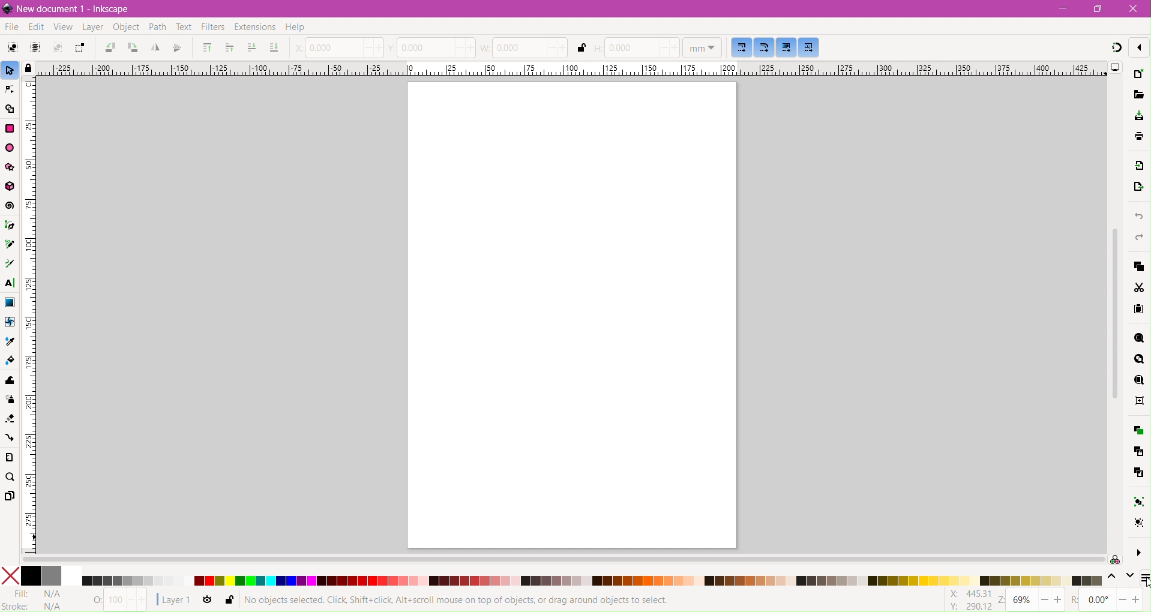 The height and width of the screenshot is (612, 1151). I want to click on Lower to Bottom, so click(274, 48).